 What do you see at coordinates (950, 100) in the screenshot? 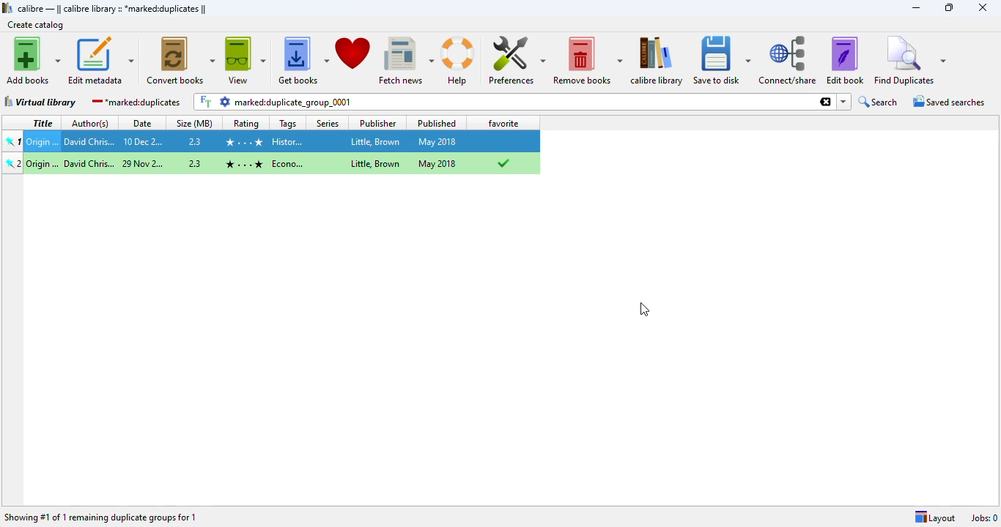
I see `saved searches` at bounding box center [950, 100].